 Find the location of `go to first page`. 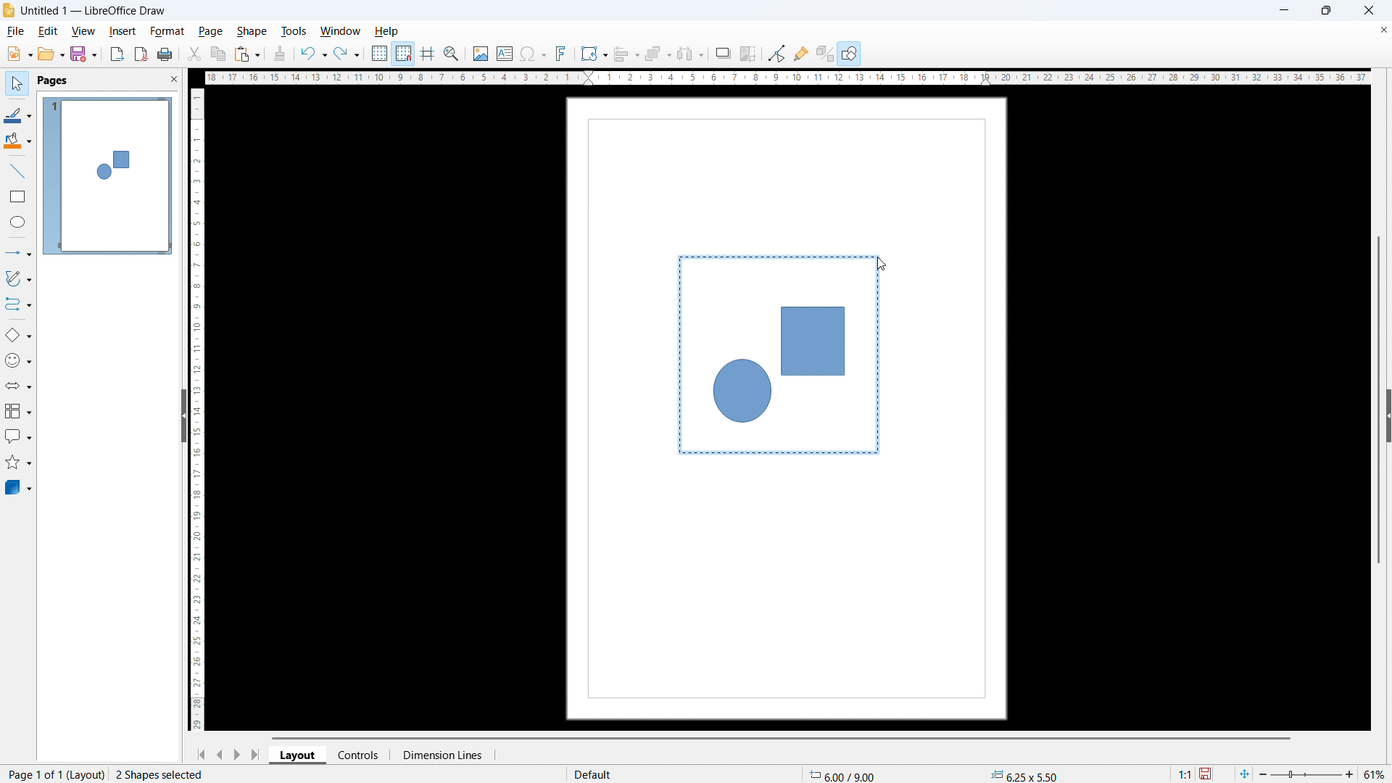

go to first page is located at coordinates (202, 754).